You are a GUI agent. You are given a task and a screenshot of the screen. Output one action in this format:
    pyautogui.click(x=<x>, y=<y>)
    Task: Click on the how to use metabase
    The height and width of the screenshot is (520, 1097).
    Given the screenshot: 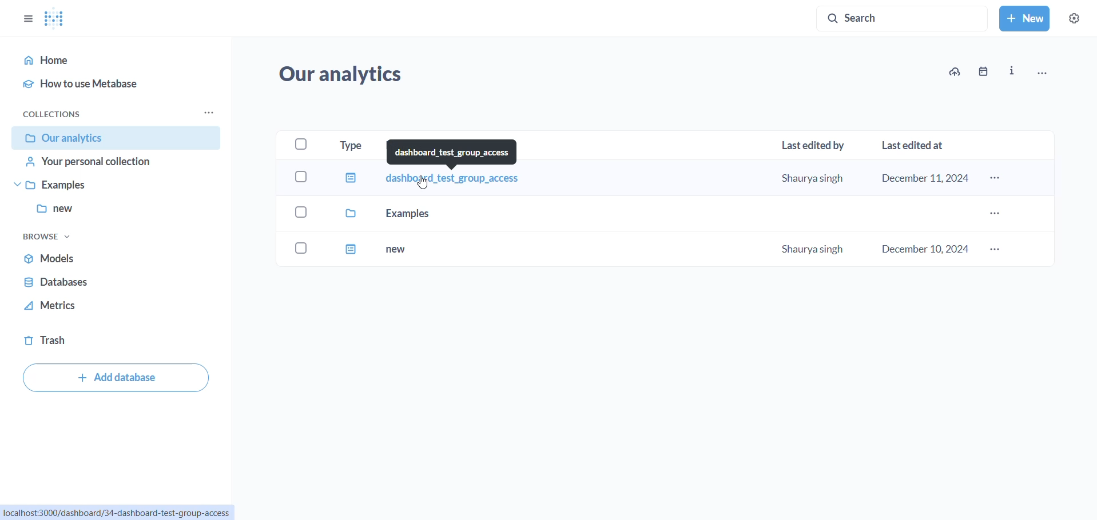 What is the action you would take?
    pyautogui.click(x=115, y=86)
    